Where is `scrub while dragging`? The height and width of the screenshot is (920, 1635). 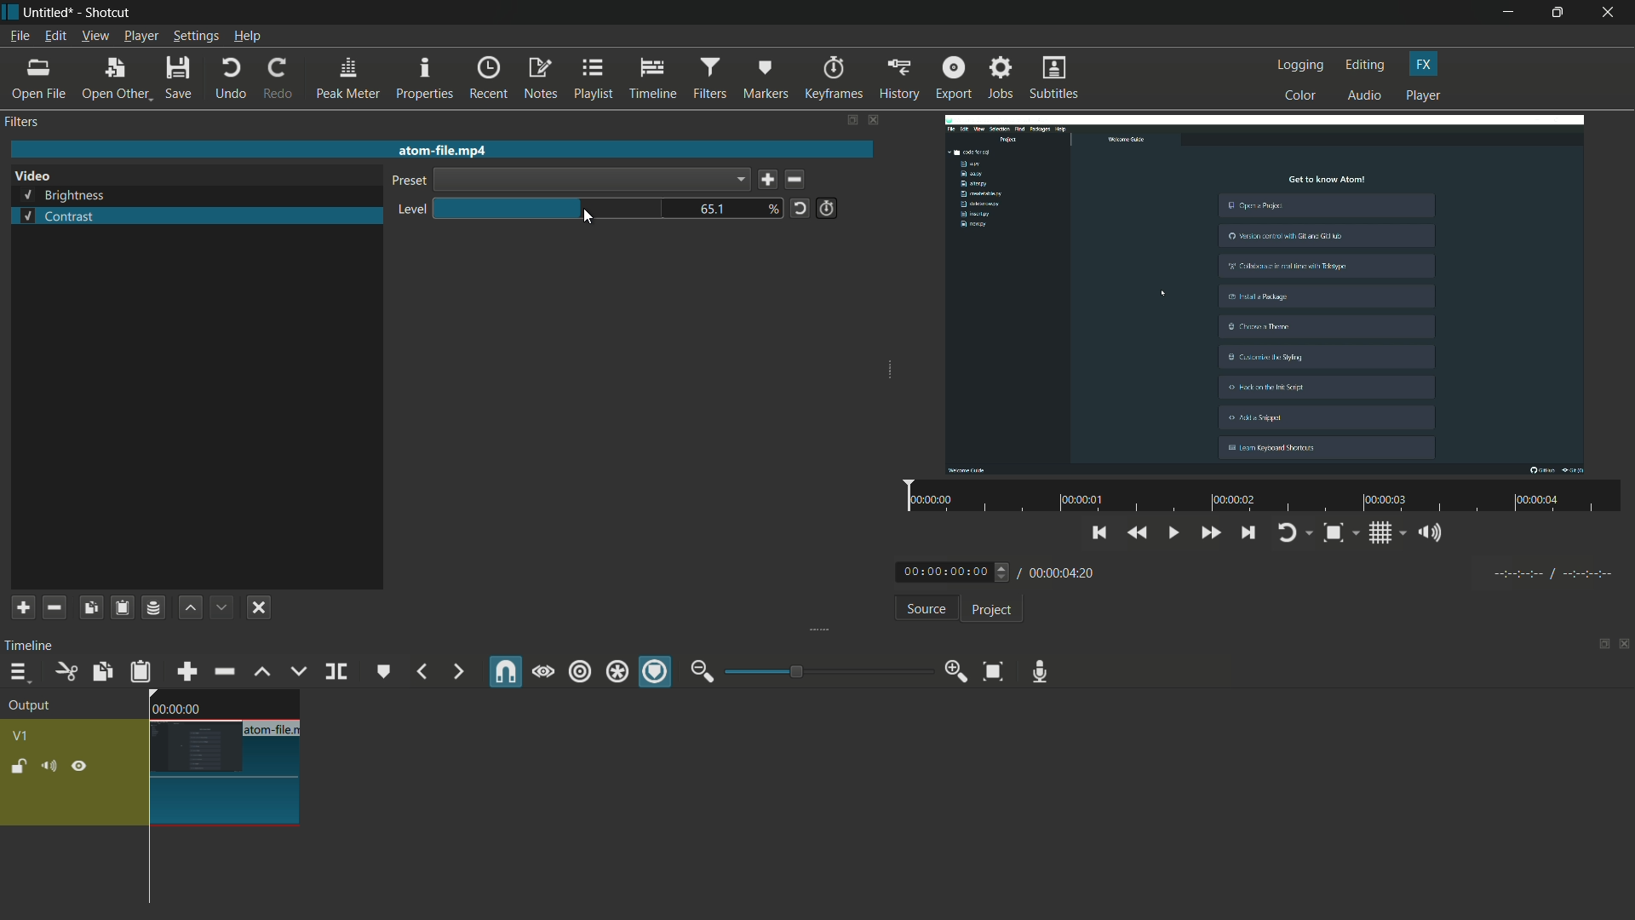
scrub while dragging is located at coordinates (542, 671).